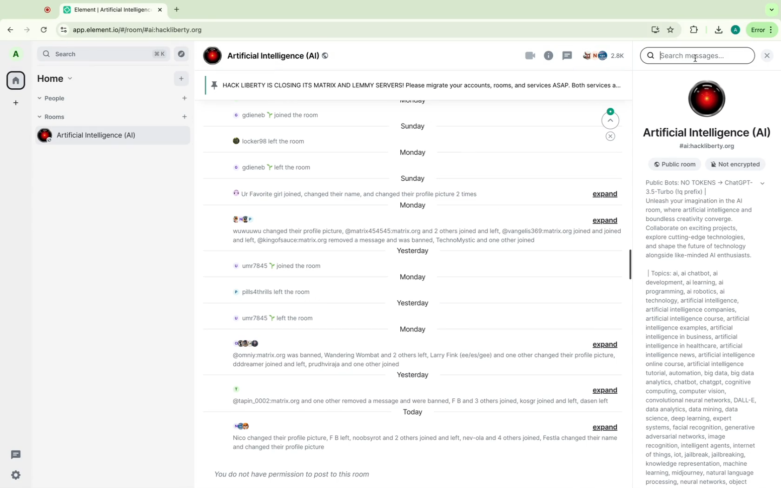 The width and height of the screenshot is (781, 488). Describe the element at coordinates (424, 359) in the screenshot. I see `message` at that location.